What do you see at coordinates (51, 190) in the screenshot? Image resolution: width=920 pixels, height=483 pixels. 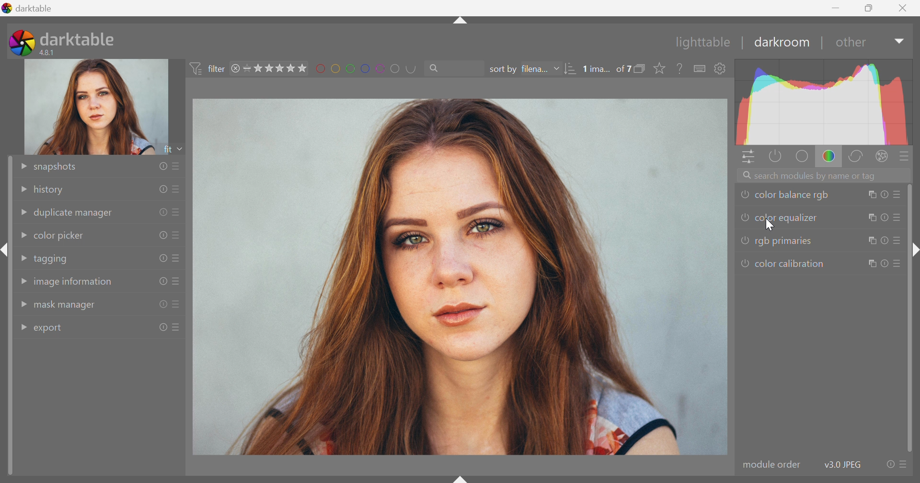 I see `history` at bounding box center [51, 190].